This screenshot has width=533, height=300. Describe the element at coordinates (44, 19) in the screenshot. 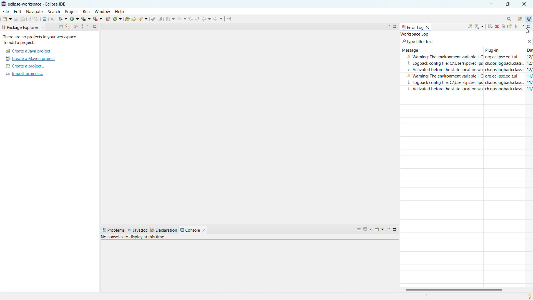

I see `open console` at that location.